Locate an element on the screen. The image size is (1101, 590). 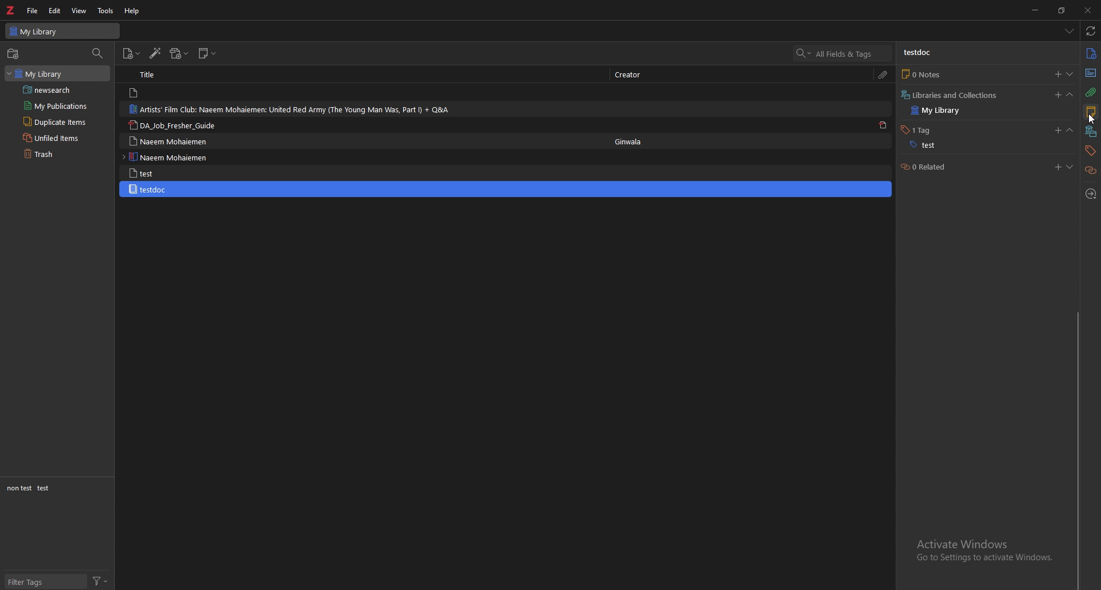
saved search is located at coordinates (61, 90).